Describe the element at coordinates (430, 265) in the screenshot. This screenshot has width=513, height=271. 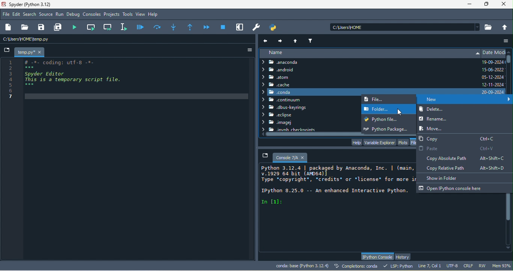
I see `line 7, col 1` at that location.